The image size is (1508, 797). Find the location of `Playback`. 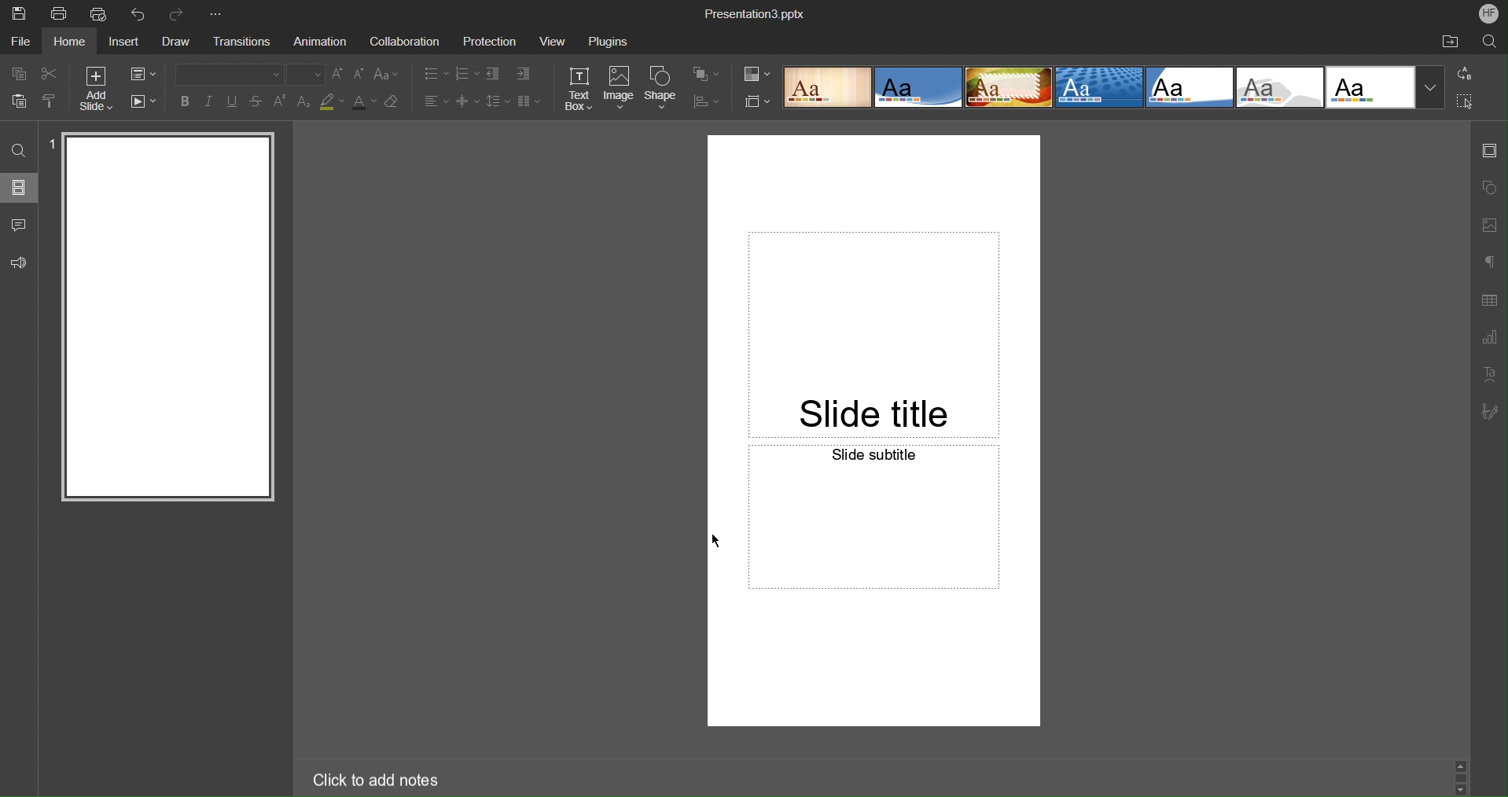

Playback is located at coordinates (145, 101).